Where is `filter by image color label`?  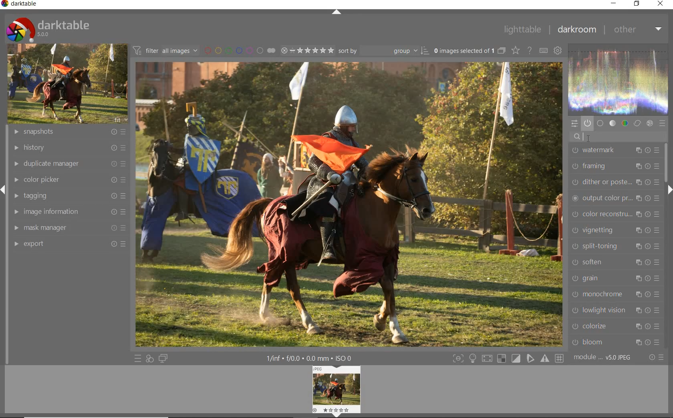 filter by image color label is located at coordinates (239, 50).